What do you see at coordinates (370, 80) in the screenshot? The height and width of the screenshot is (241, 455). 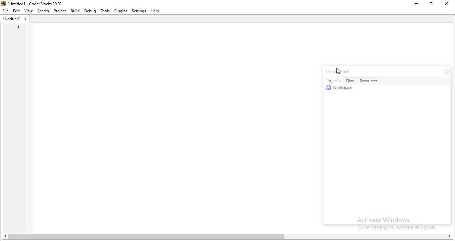 I see `resources` at bounding box center [370, 80].